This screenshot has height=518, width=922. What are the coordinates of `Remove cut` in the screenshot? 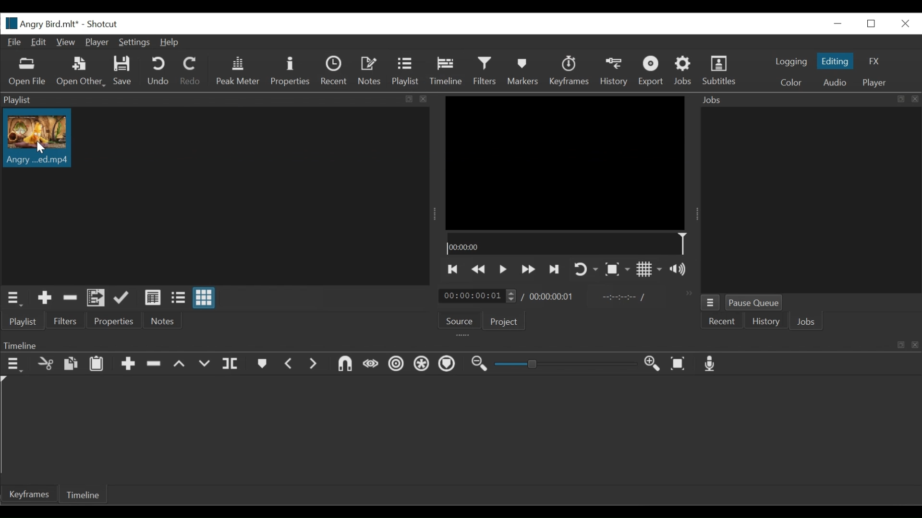 It's located at (154, 363).